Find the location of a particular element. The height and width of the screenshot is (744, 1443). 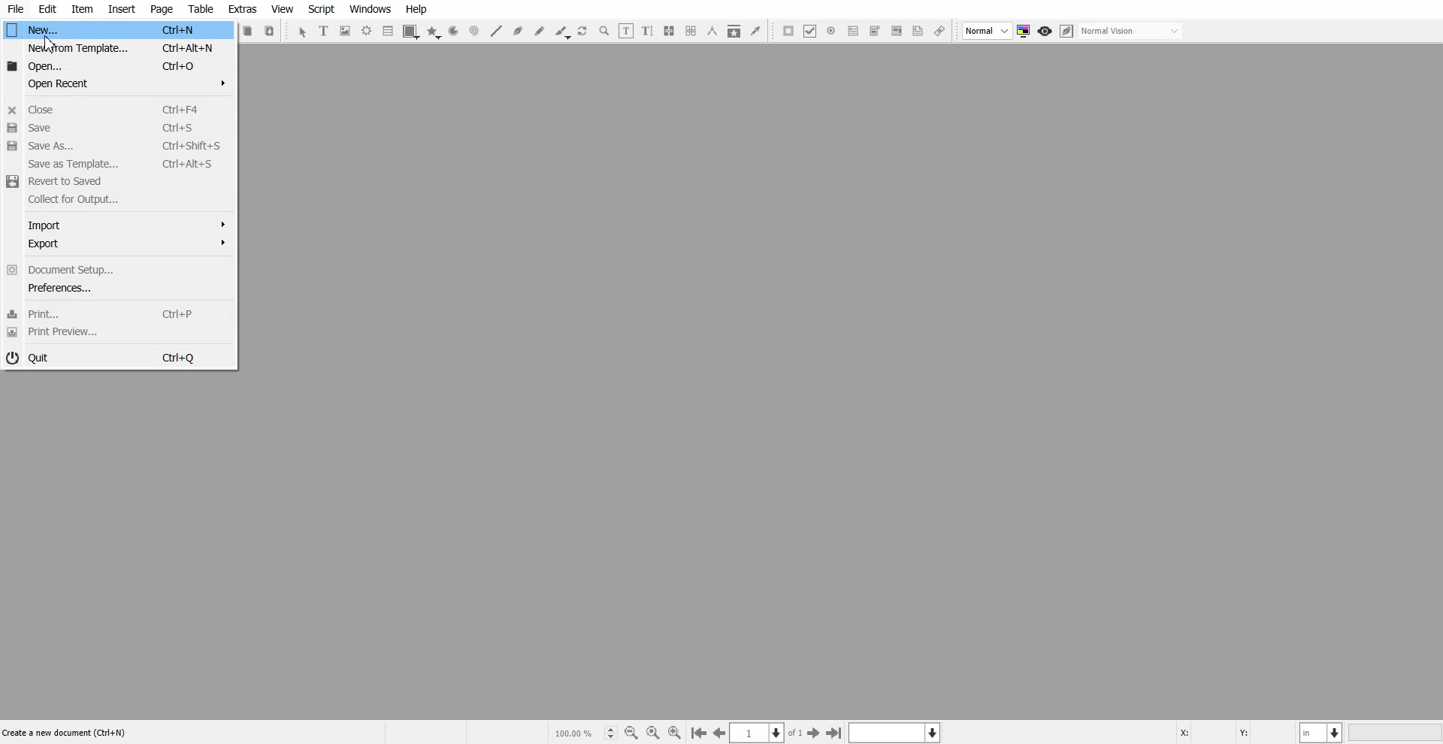

Open Recent is located at coordinates (117, 83).